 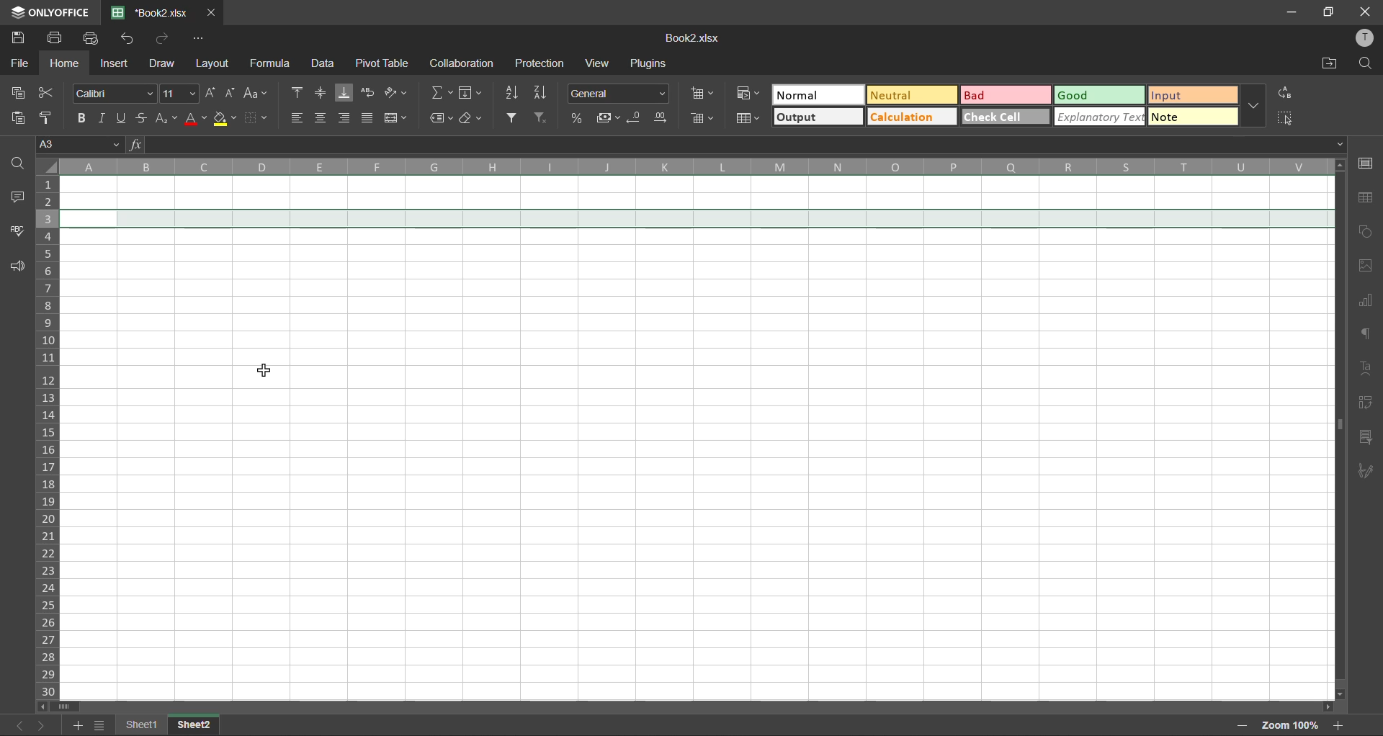 I want to click on cut, so click(x=49, y=91).